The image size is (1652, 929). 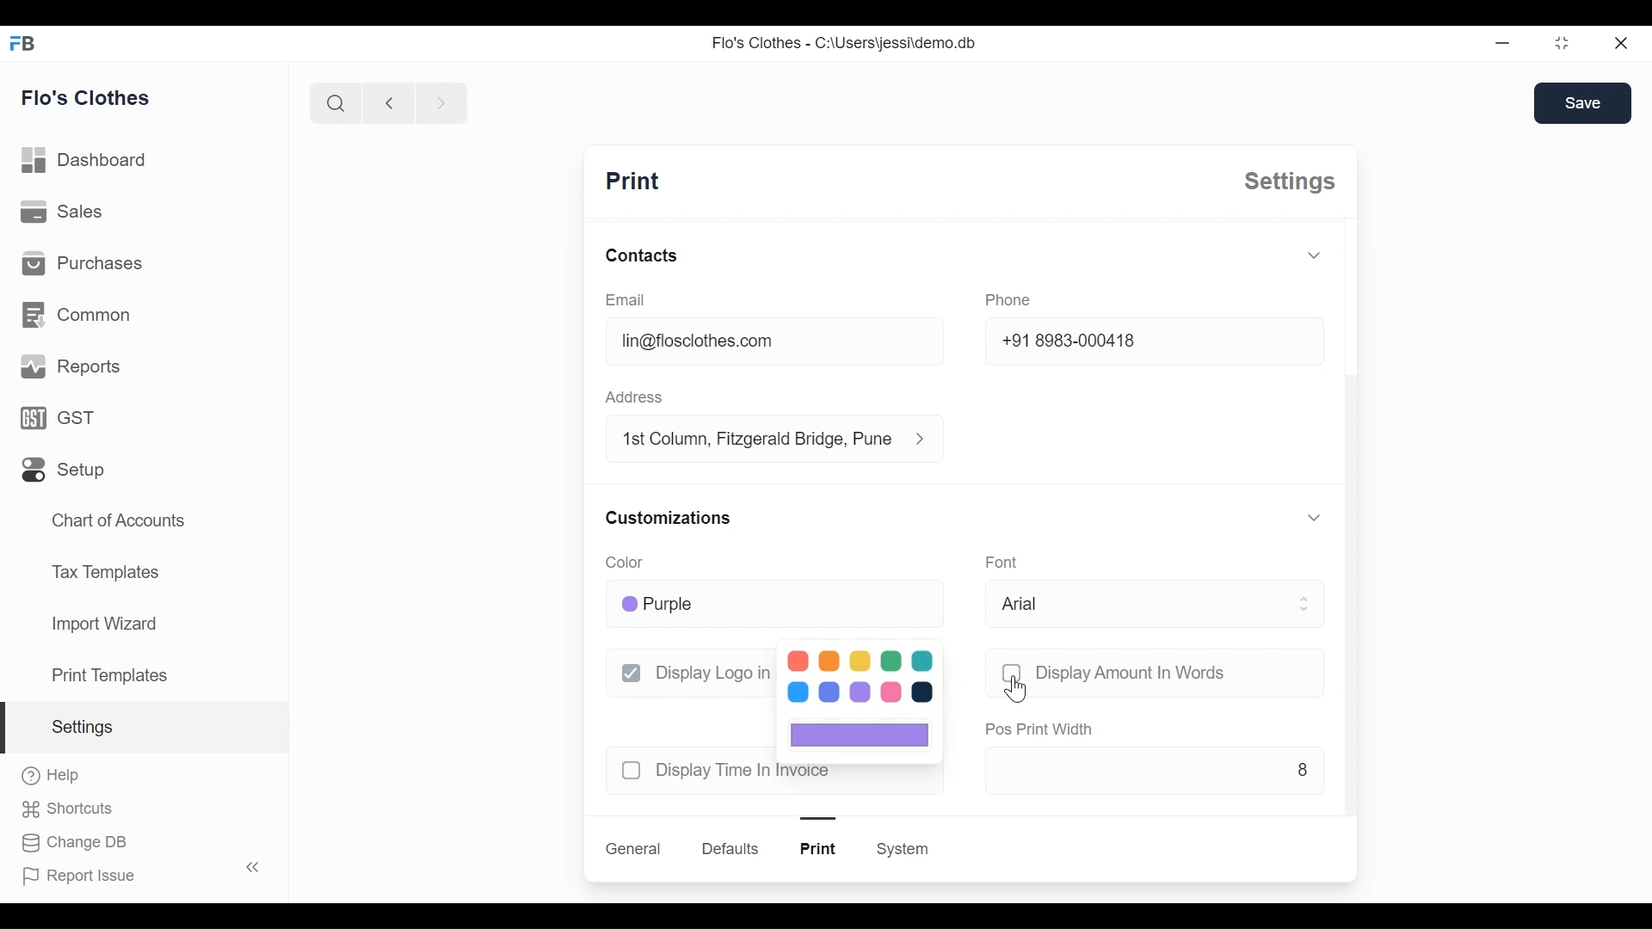 I want to click on reports, so click(x=72, y=366).